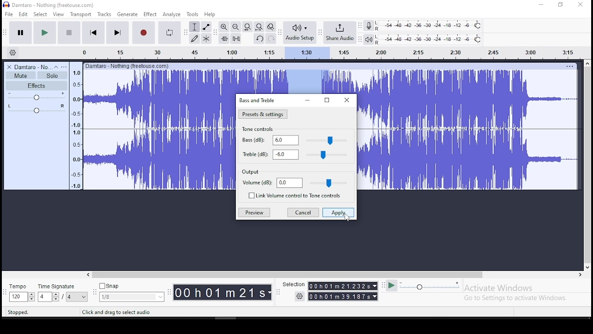 This screenshot has height=334, width=593. What do you see at coordinates (31, 297) in the screenshot?
I see `drop down` at bounding box center [31, 297].